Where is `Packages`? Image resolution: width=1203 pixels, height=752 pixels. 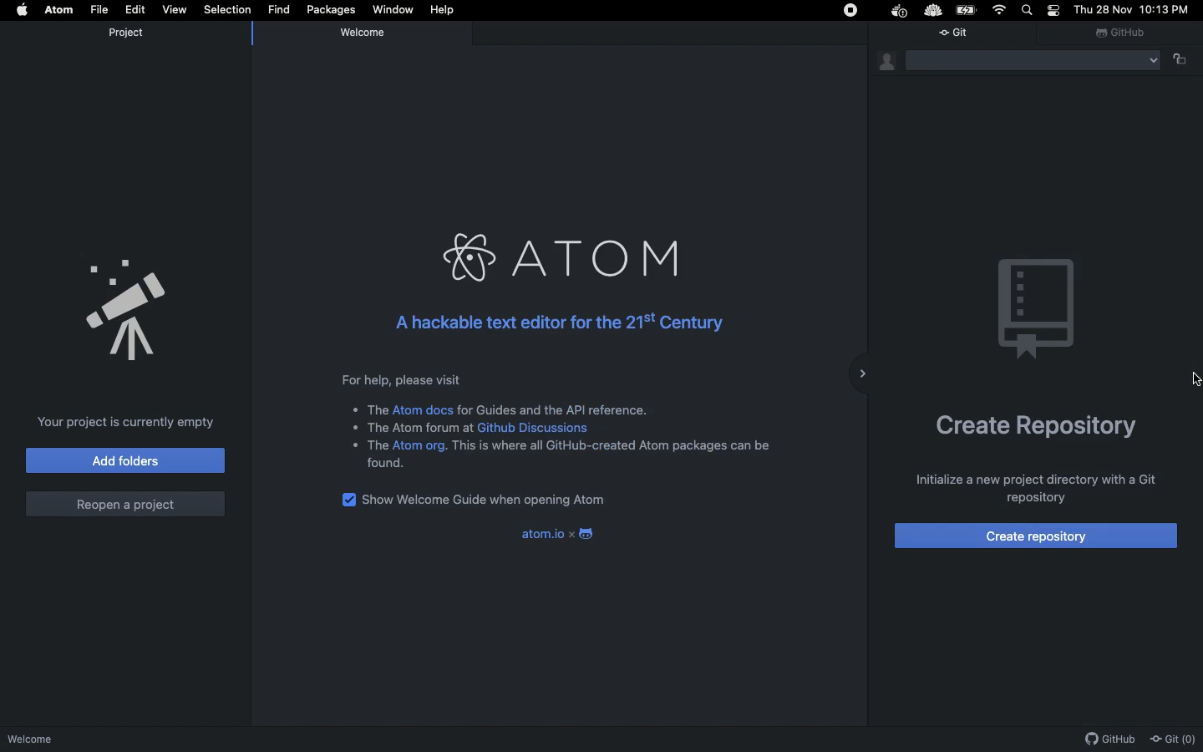 Packages is located at coordinates (332, 10).